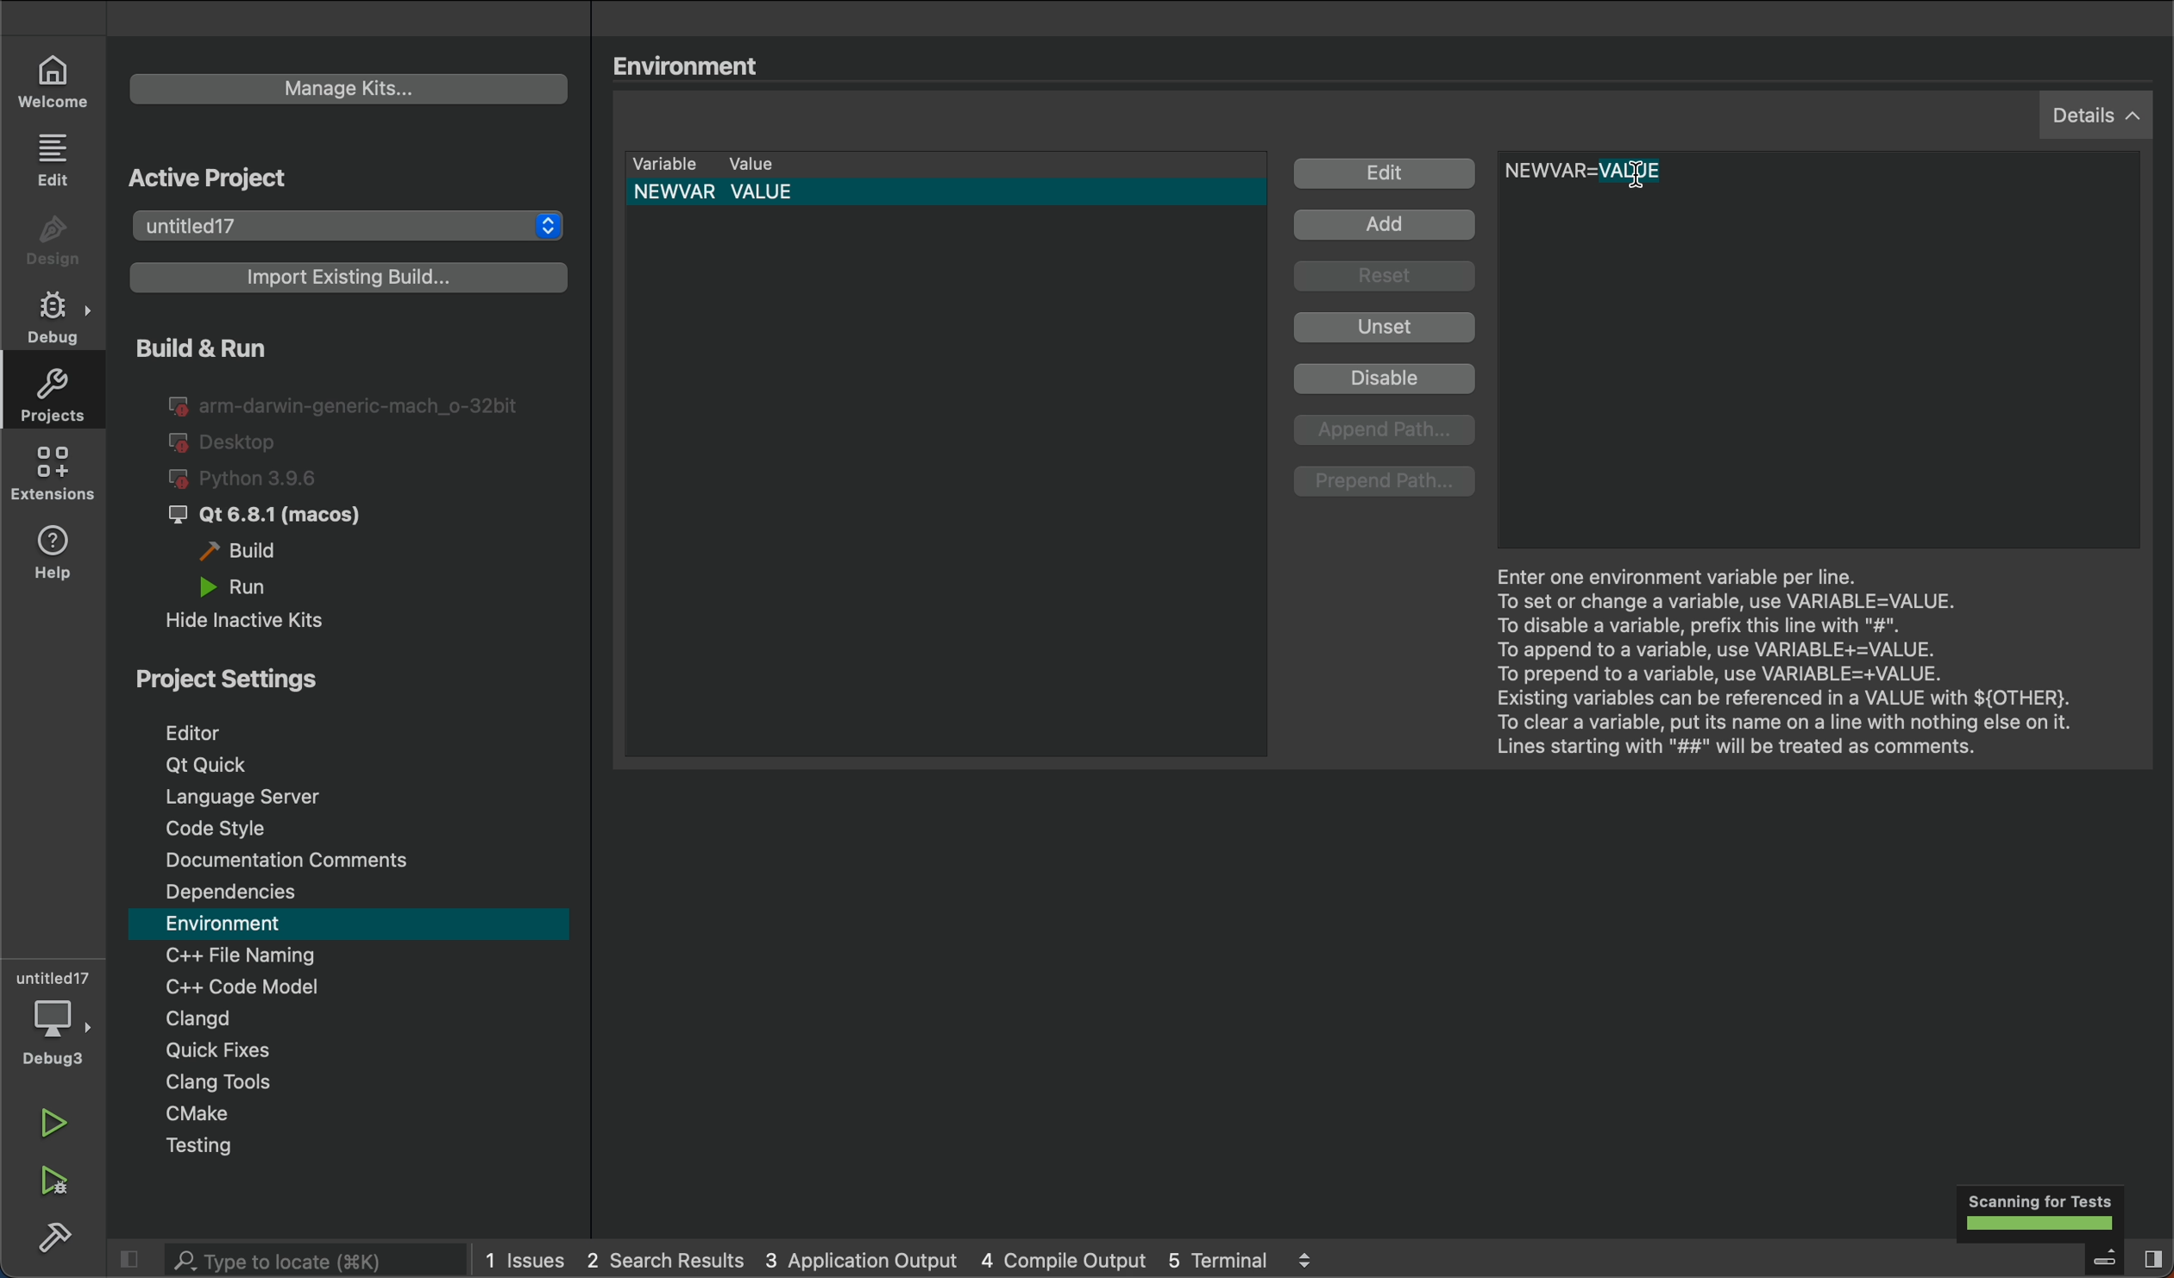 The image size is (2174, 1278). I want to click on append, so click(1388, 431).